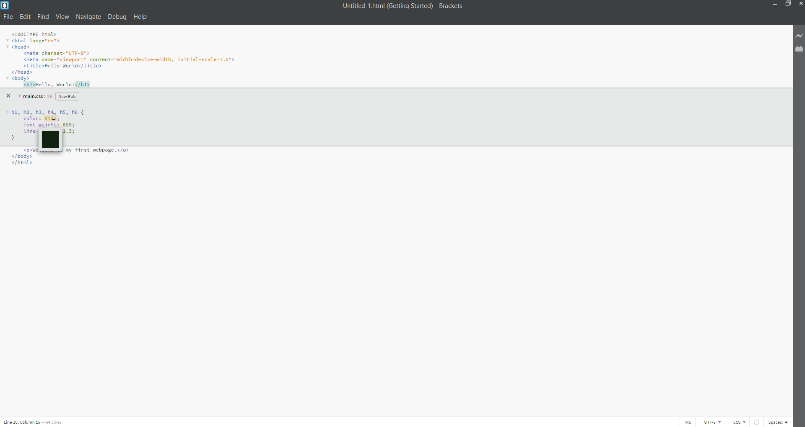 The image size is (805, 427). I want to click on file type, so click(737, 422).